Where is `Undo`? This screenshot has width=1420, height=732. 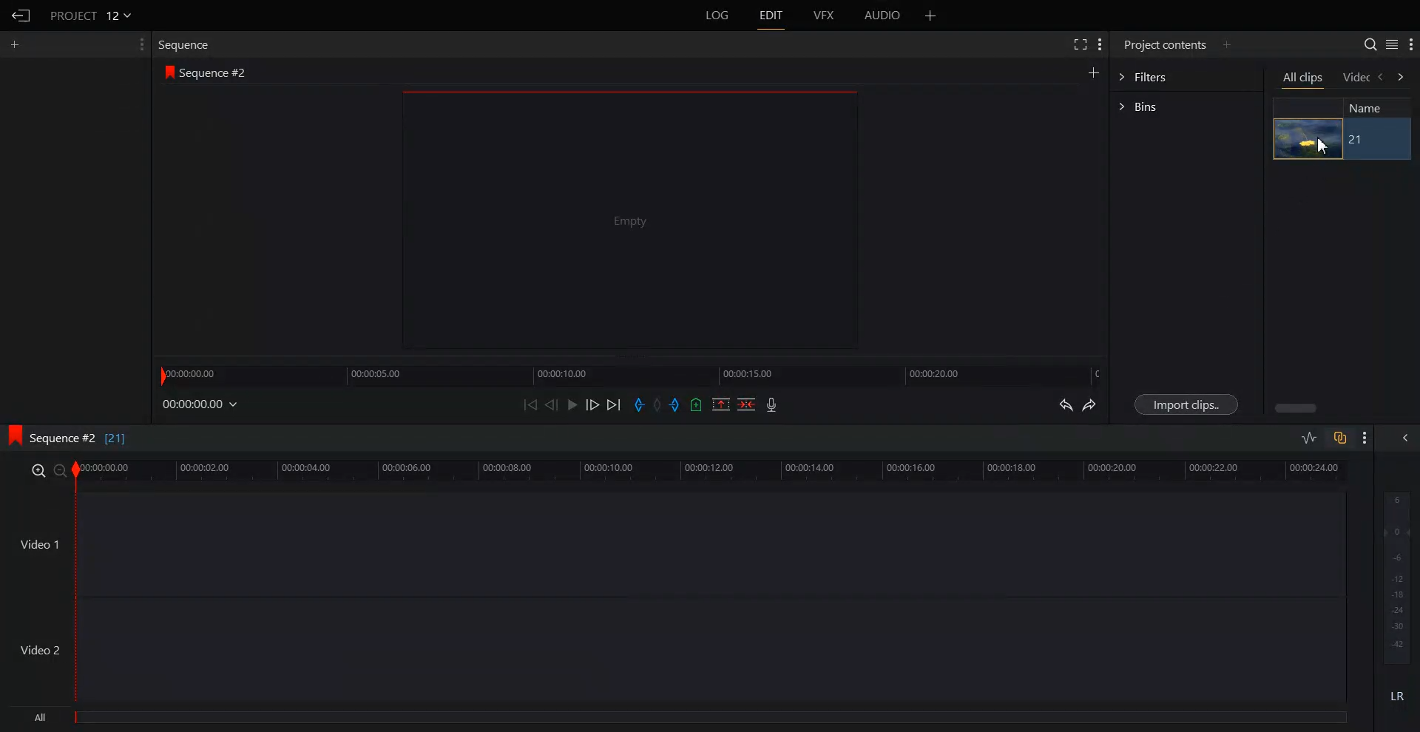
Undo is located at coordinates (1066, 404).